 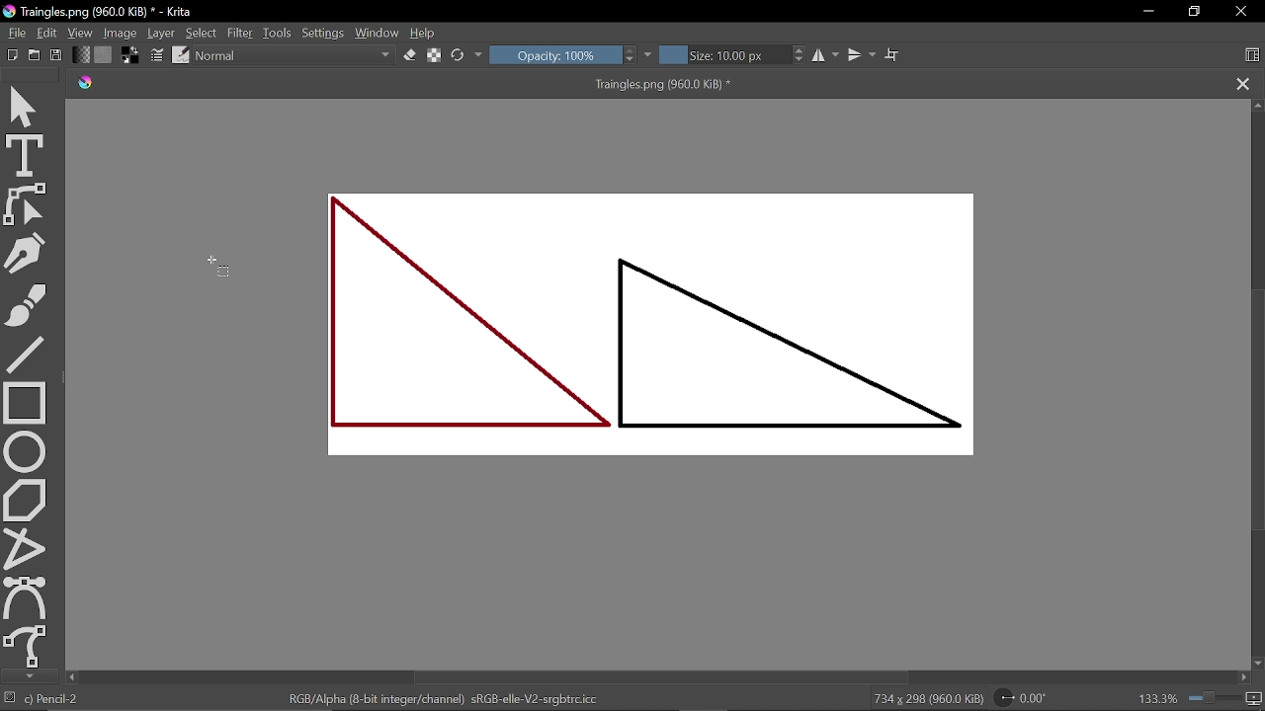 I want to click on Filter, so click(x=242, y=32).